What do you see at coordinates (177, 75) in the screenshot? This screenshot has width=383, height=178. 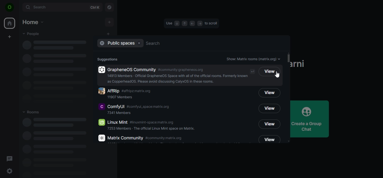 I see `GrapheneOS community` at bounding box center [177, 75].